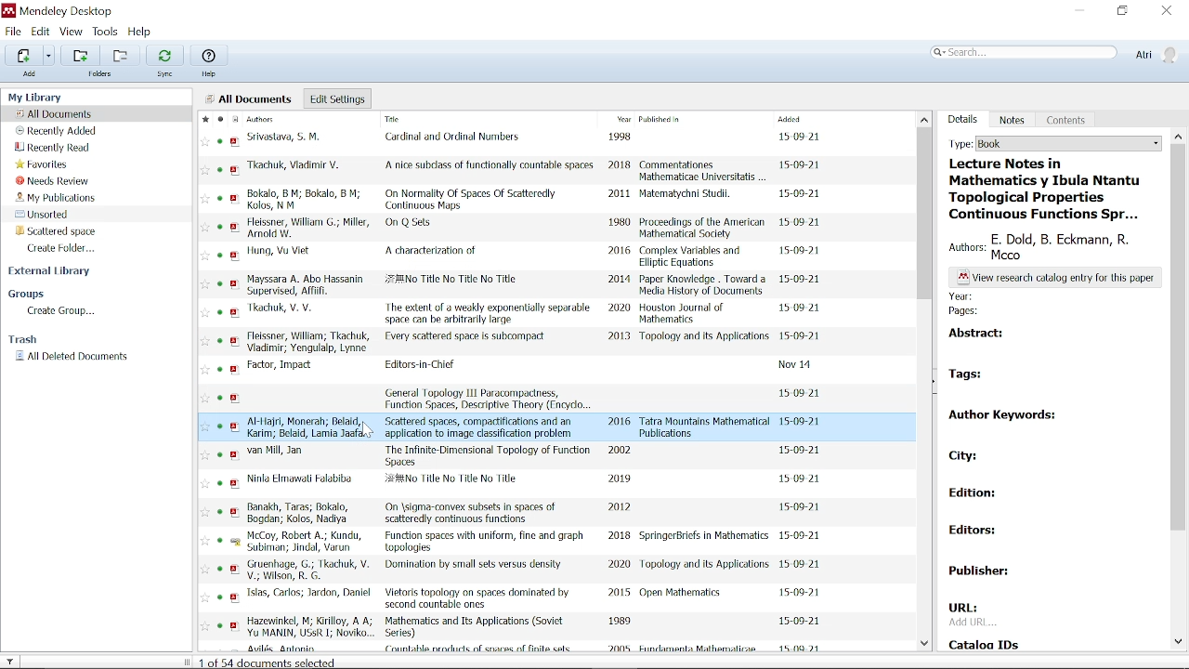 The width and height of the screenshot is (1189, 669). What do you see at coordinates (475, 627) in the screenshot?
I see `title` at bounding box center [475, 627].